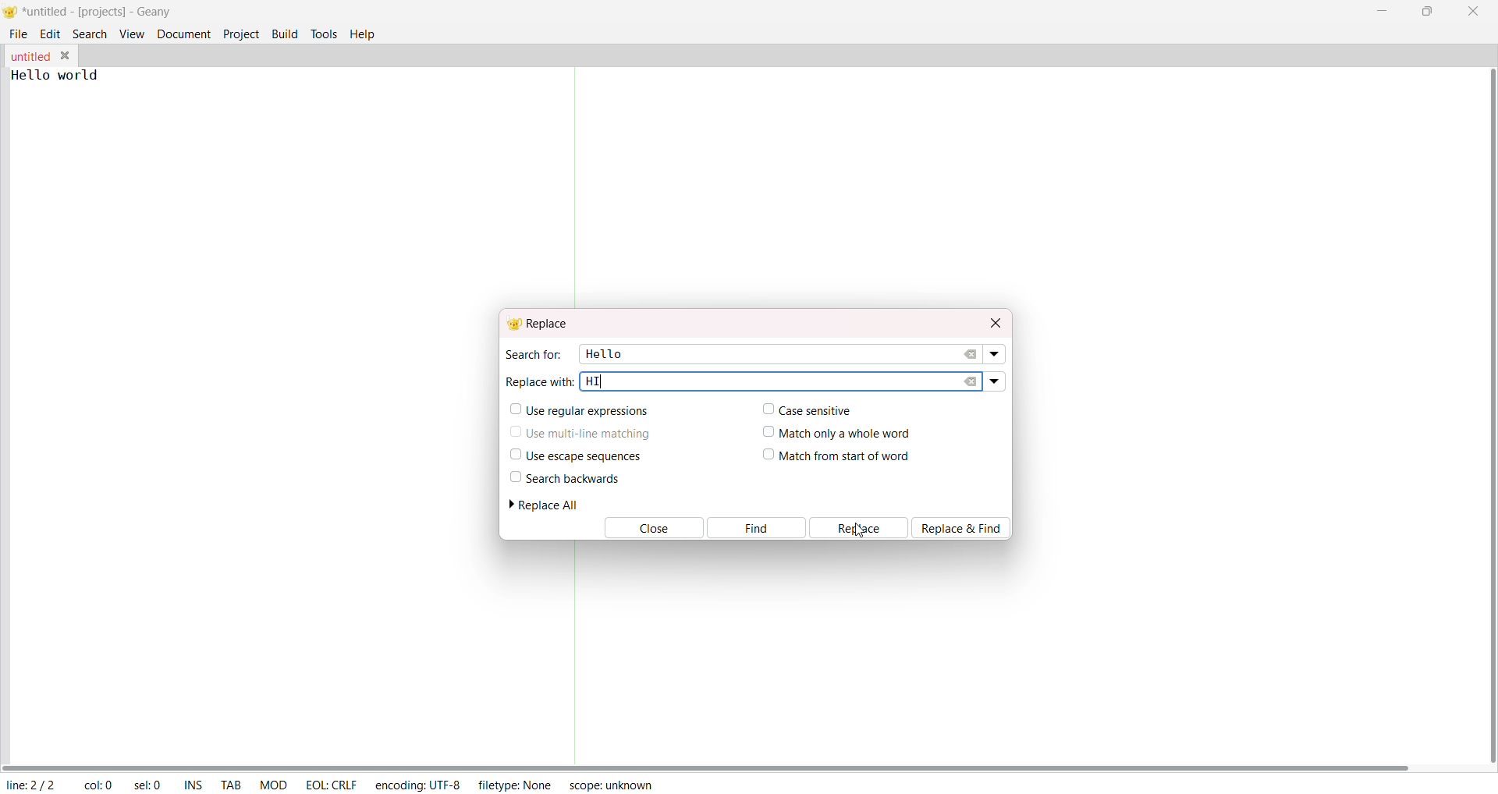 The width and height of the screenshot is (1498, 794). I want to click on replace dropdown, so click(994, 380).